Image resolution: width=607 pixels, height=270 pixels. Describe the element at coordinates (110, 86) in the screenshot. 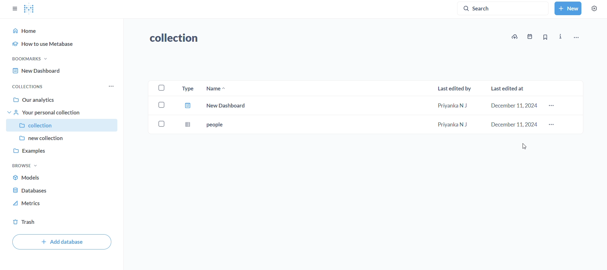

I see `more` at that location.